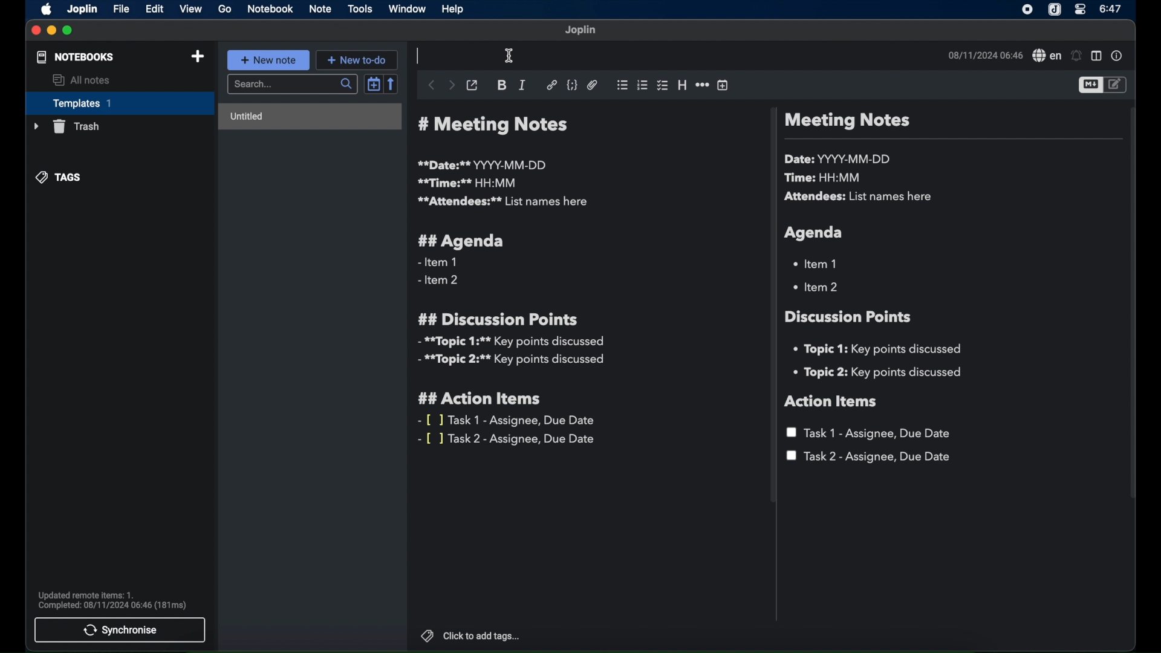 Image resolution: width=1161 pixels, height=653 pixels. I want to click on attach file, so click(593, 85).